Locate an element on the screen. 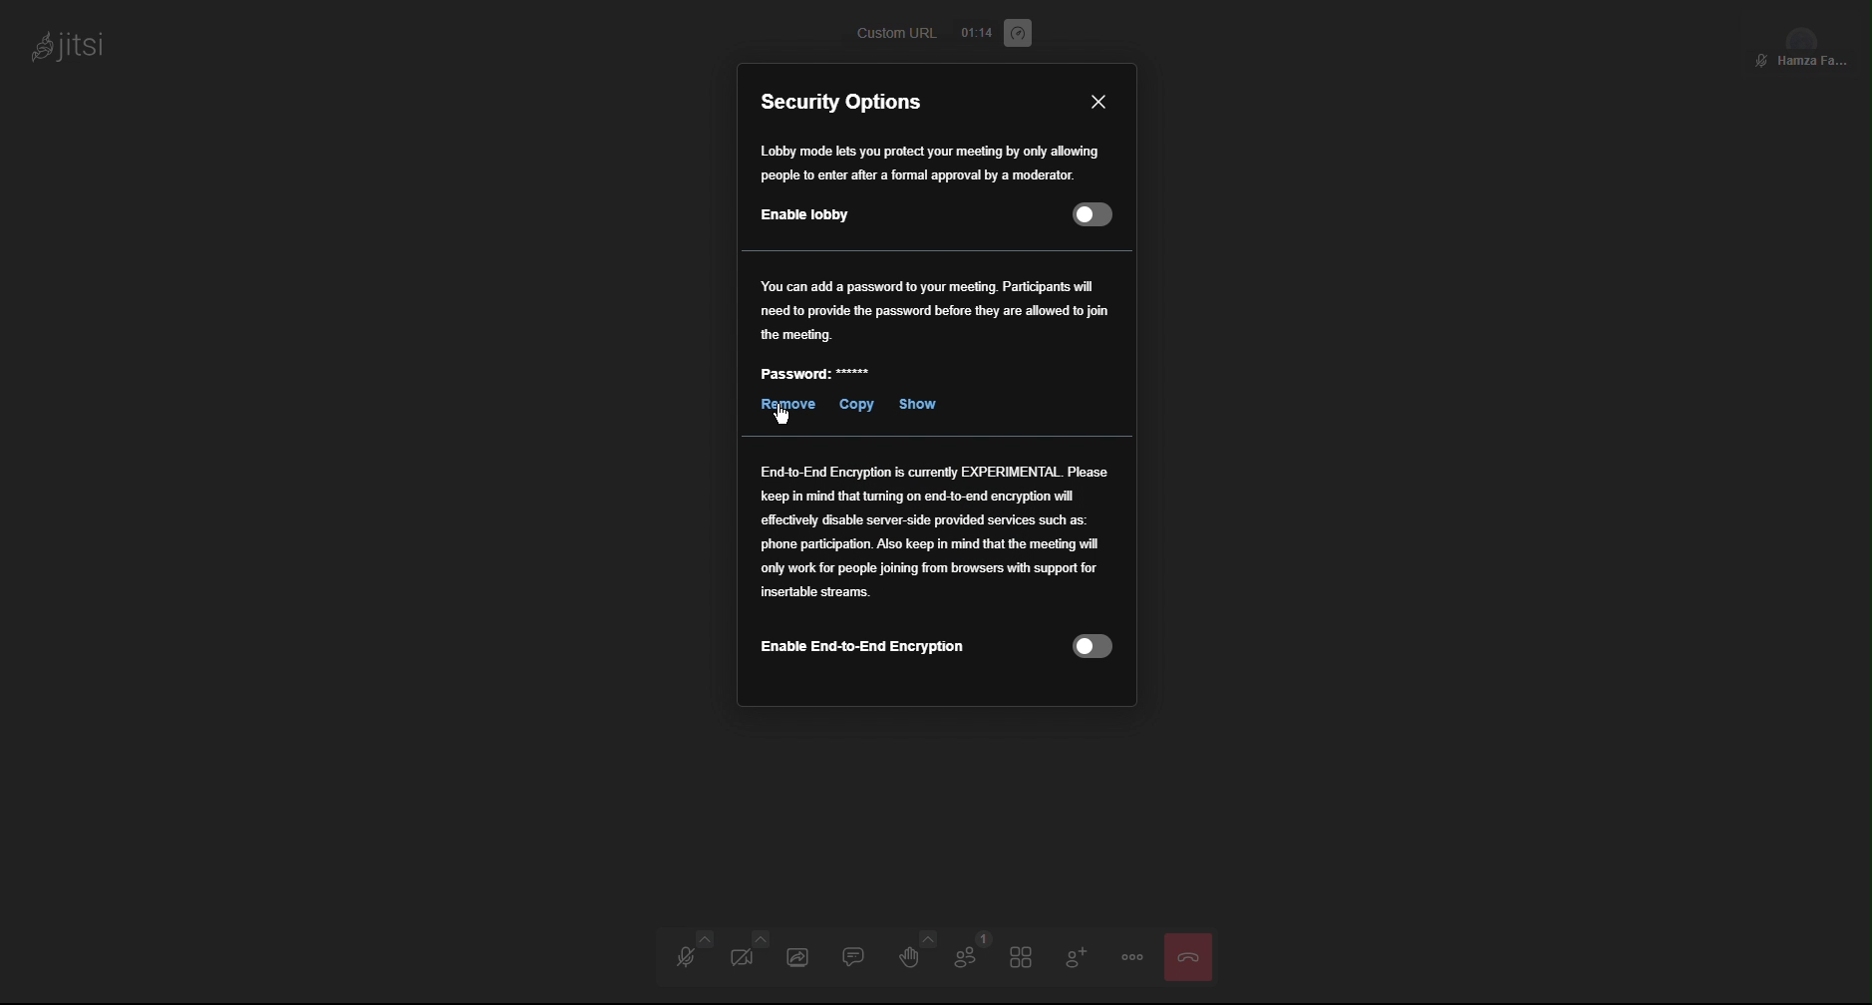 This screenshot has height=1005, width=1872. Tile View is located at coordinates (1026, 958).